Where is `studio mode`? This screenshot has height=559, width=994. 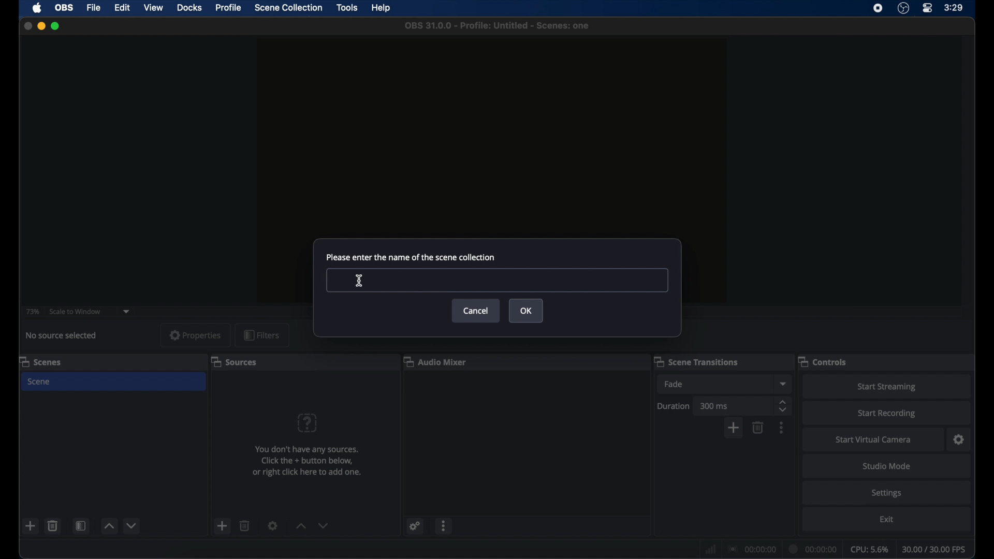
studio mode is located at coordinates (888, 466).